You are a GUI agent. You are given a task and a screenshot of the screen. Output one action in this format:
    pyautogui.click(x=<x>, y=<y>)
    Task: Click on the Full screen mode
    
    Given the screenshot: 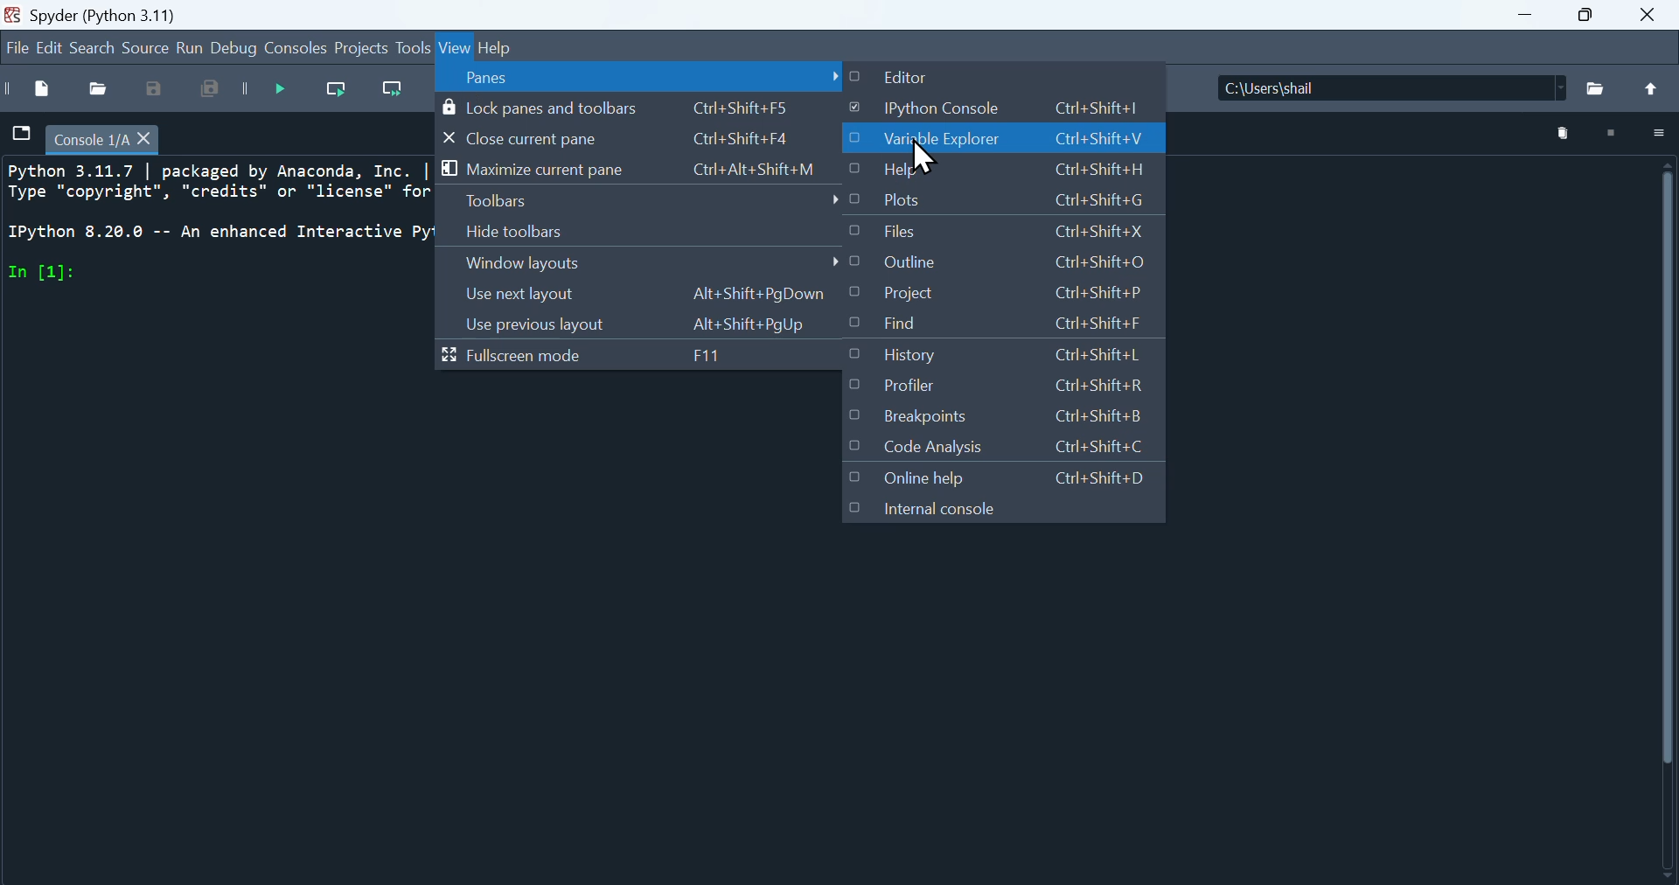 What is the action you would take?
    pyautogui.click(x=610, y=352)
    